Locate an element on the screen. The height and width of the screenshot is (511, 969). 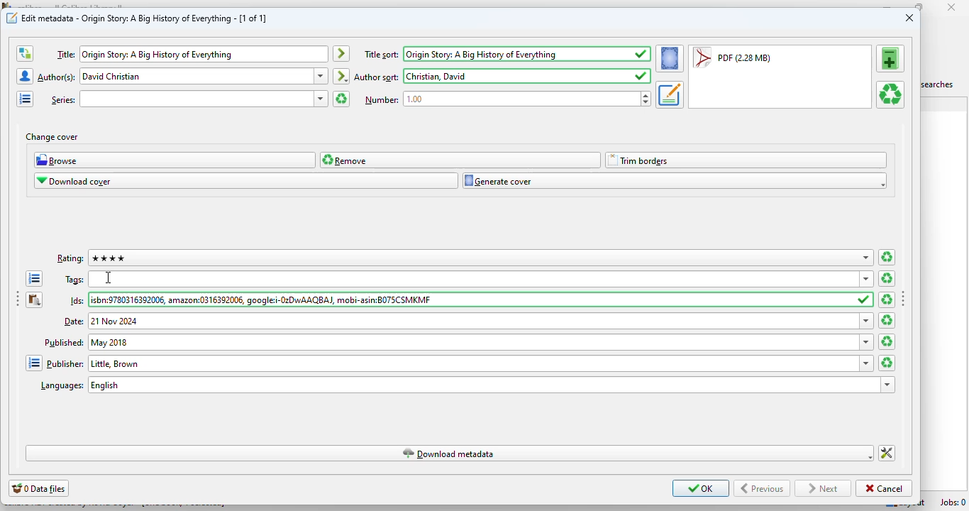
next is located at coordinates (822, 489).